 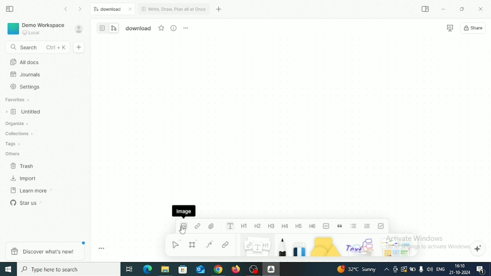 I want to click on Eraser, so click(x=300, y=246).